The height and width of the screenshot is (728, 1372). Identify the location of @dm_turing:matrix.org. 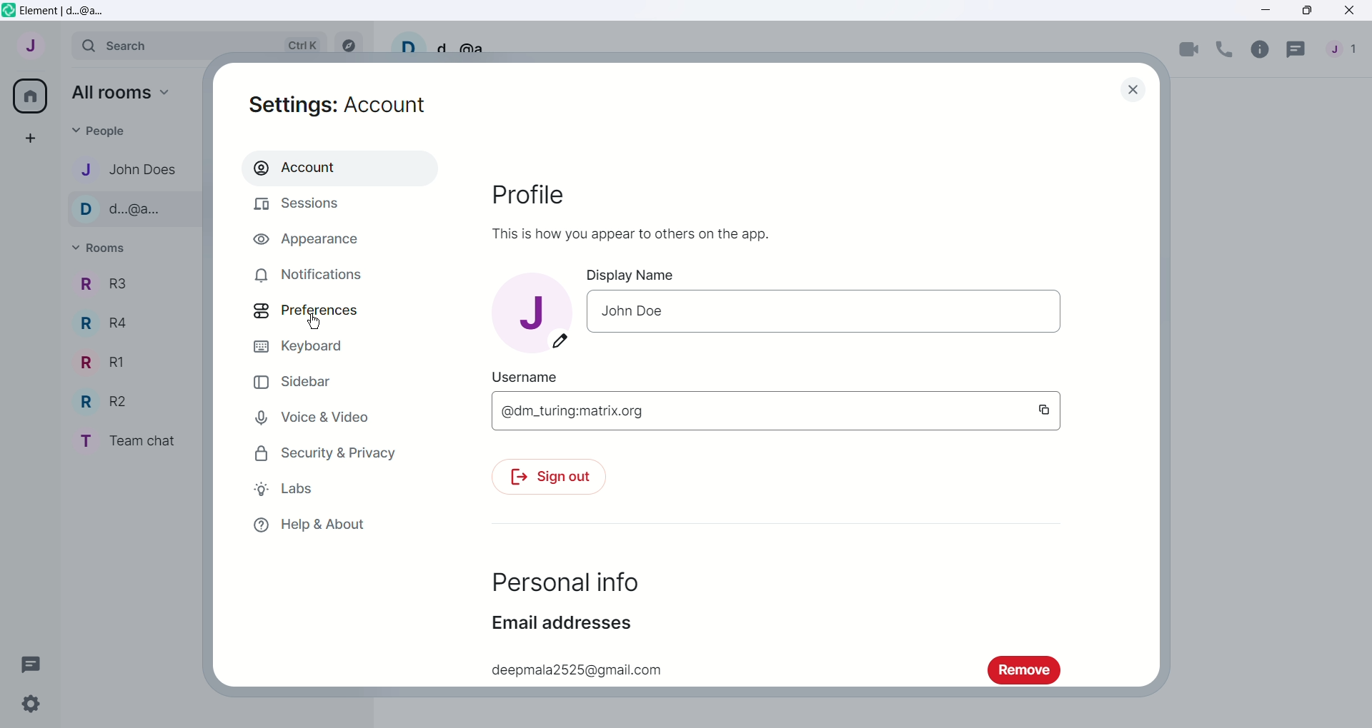
(572, 411).